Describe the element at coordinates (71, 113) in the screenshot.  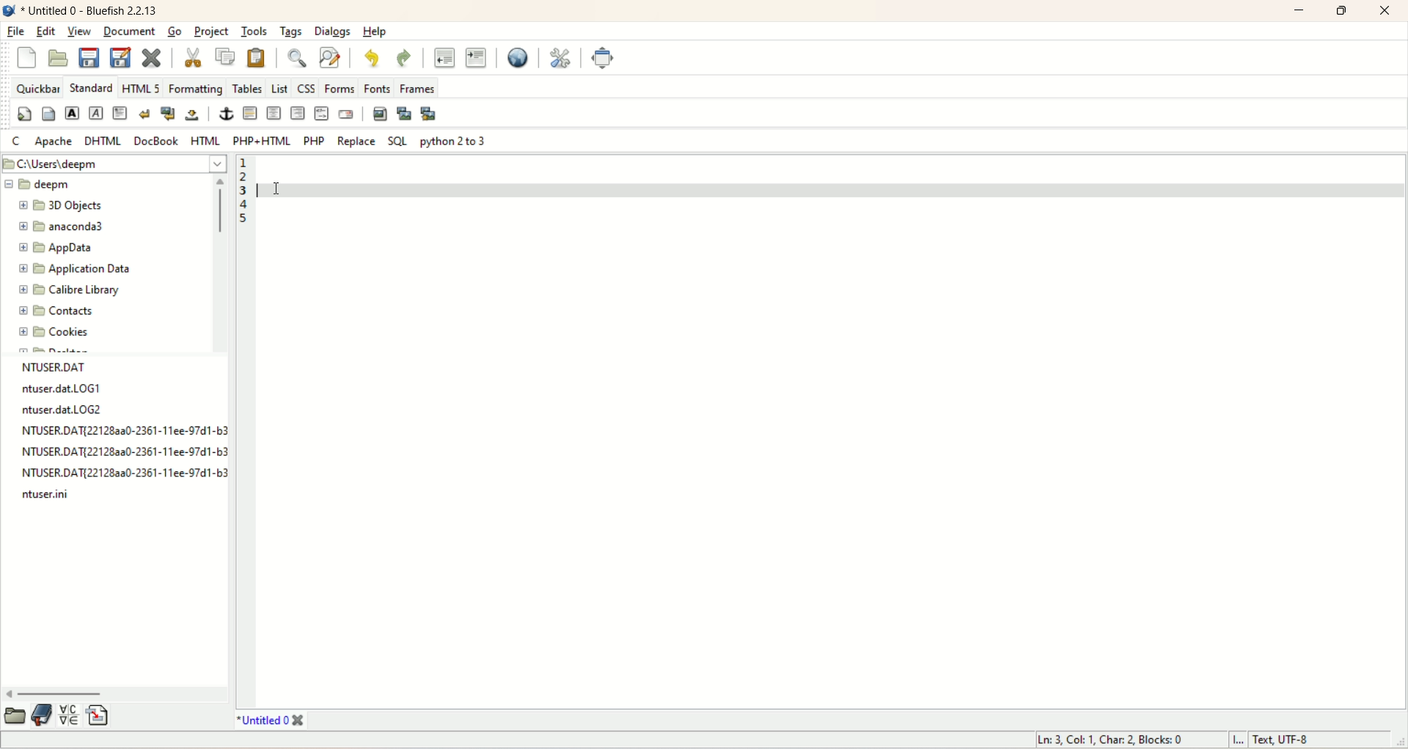
I see `strong` at that location.